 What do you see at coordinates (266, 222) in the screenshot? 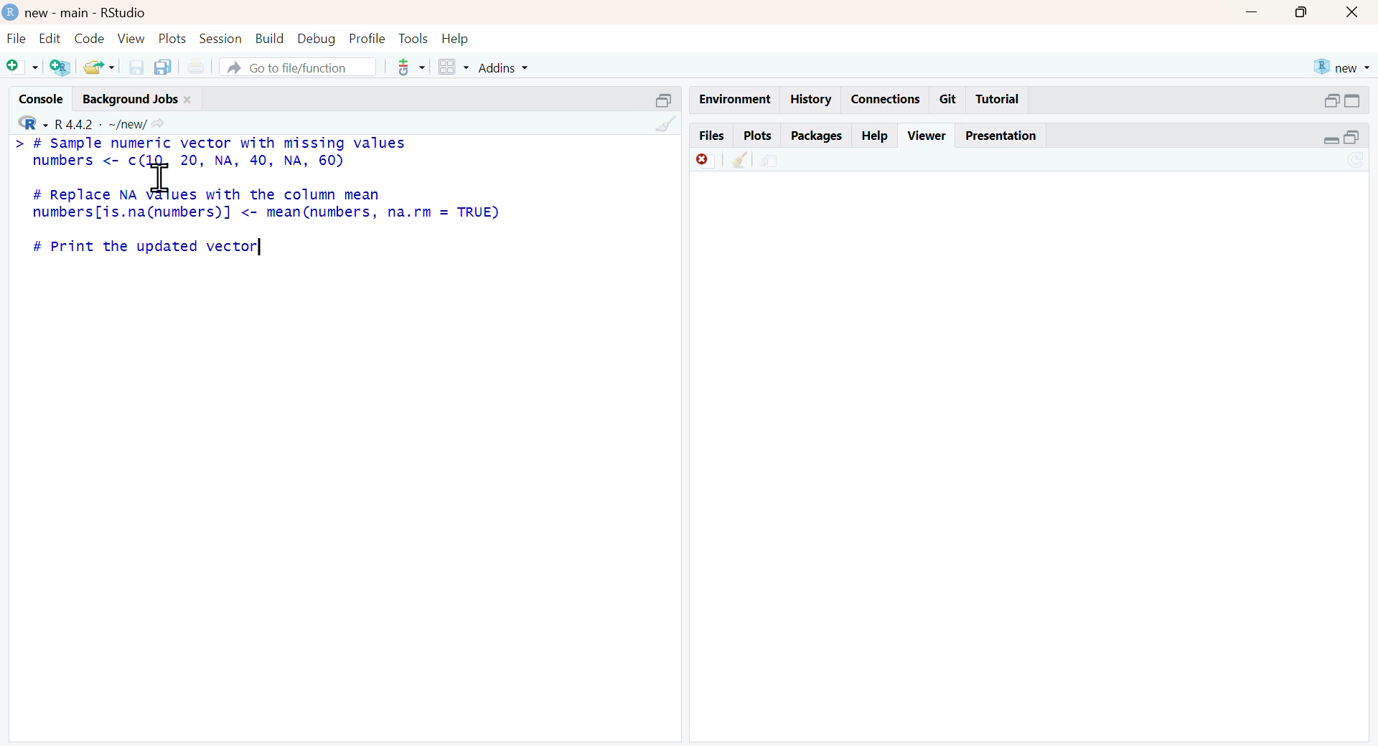
I see `# Replace NA Values with the column mean numbers[is.na(numbers)] <- mean(numbers, na.rm = TRUE) # Print the updated vector|` at bounding box center [266, 222].